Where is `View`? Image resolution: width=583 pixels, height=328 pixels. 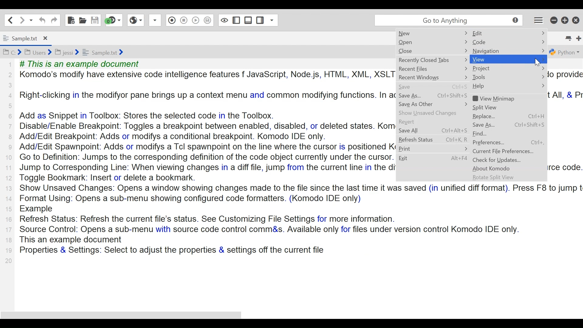
View is located at coordinates (489, 59).